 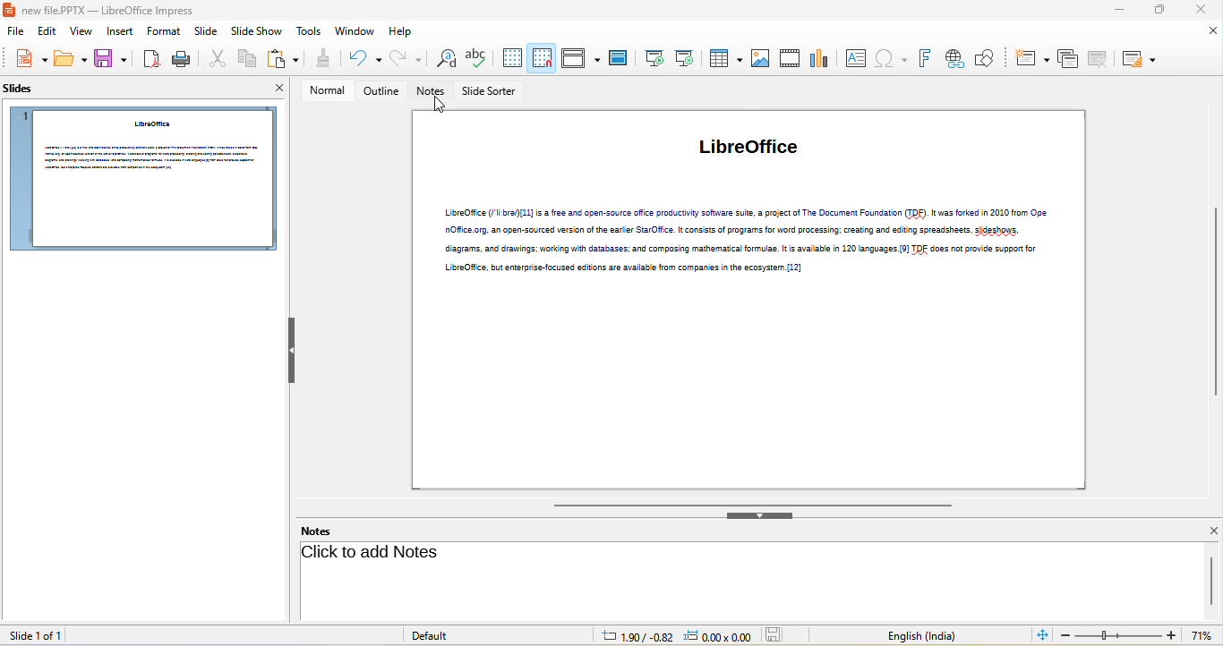 I want to click on audio/video, so click(x=791, y=58).